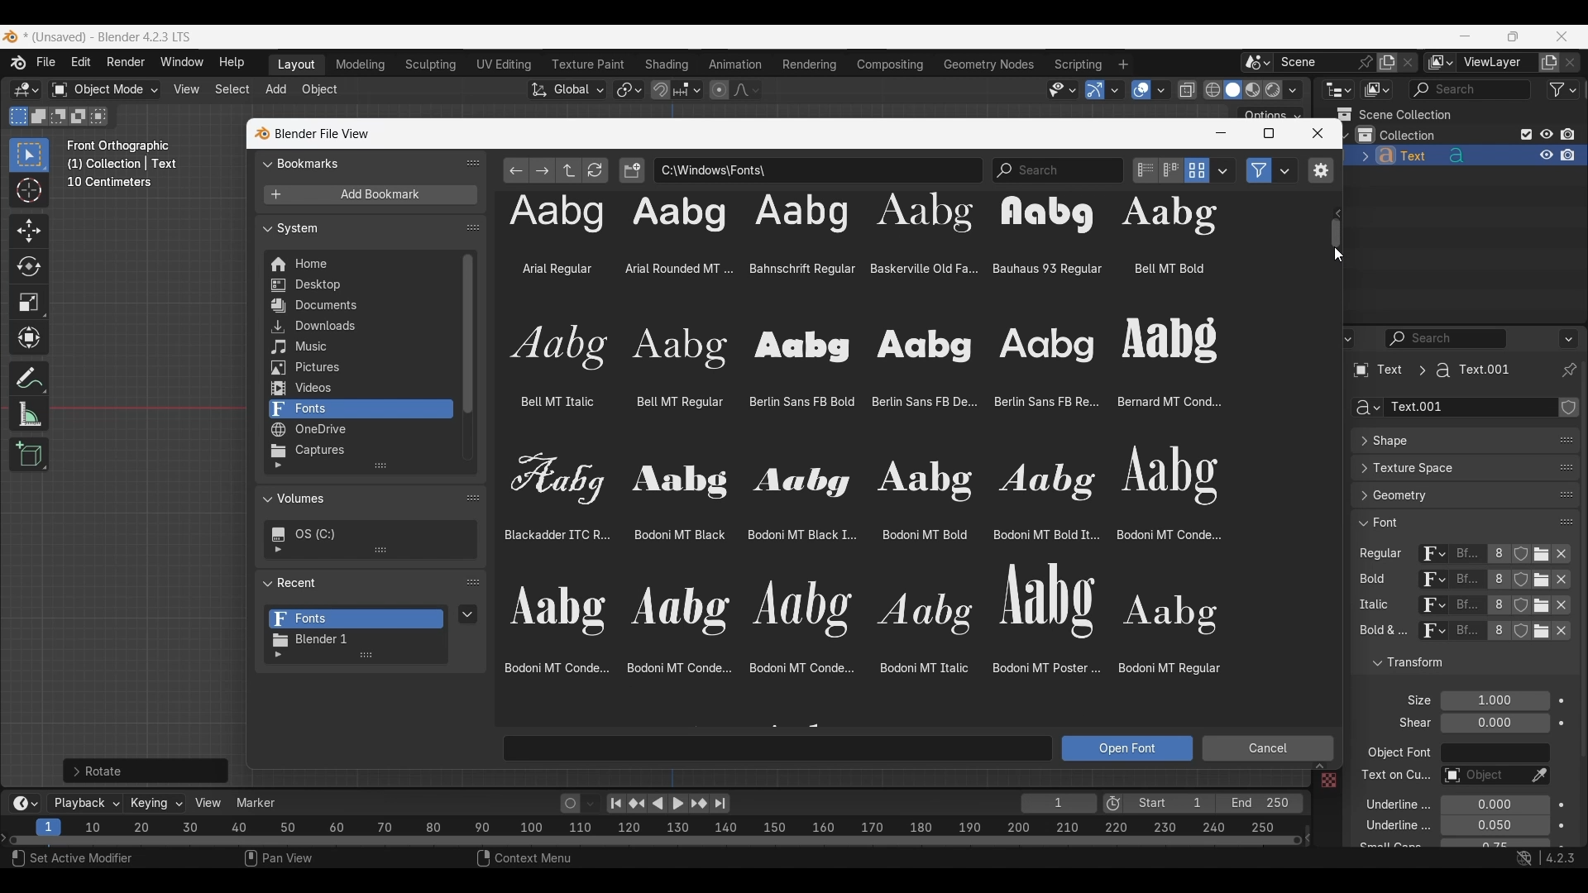 The image size is (1588, 893). What do you see at coordinates (1564, 496) in the screenshot?
I see `change position` at bounding box center [1564, 496].